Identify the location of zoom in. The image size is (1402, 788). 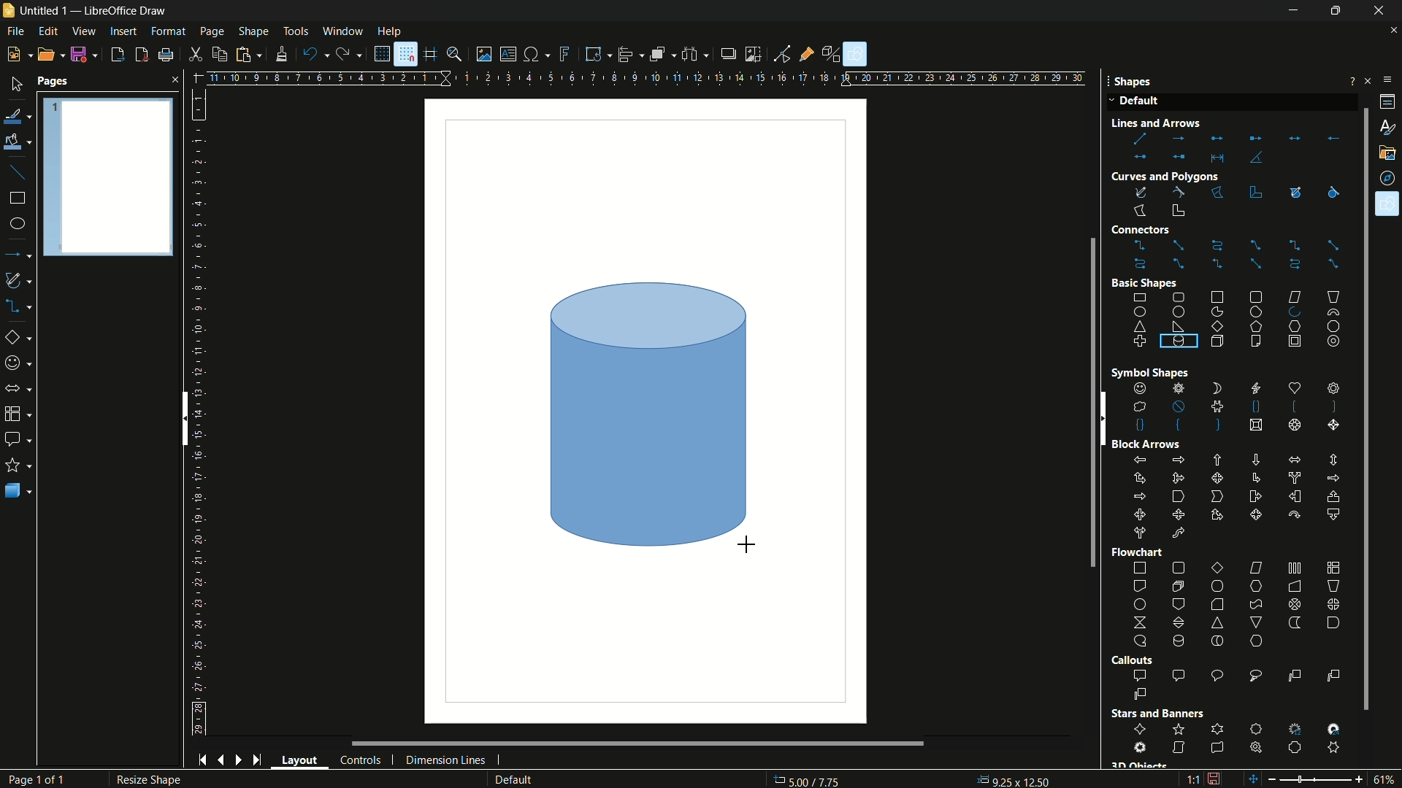
(1360, 778).